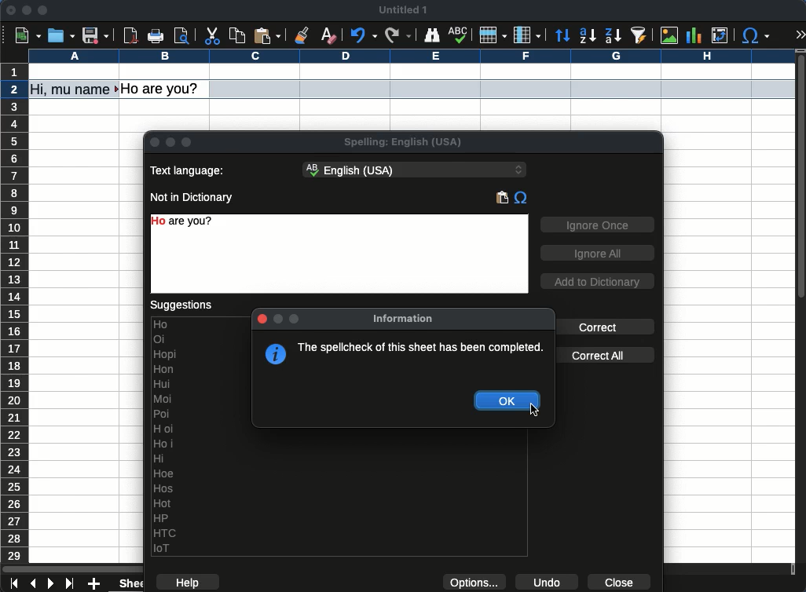 This screenshot has height=592, width=806. What do you see at coordinates (415, 170) in the screenshot?
I see `English (USA) - language` at bounding box center [415, 170].